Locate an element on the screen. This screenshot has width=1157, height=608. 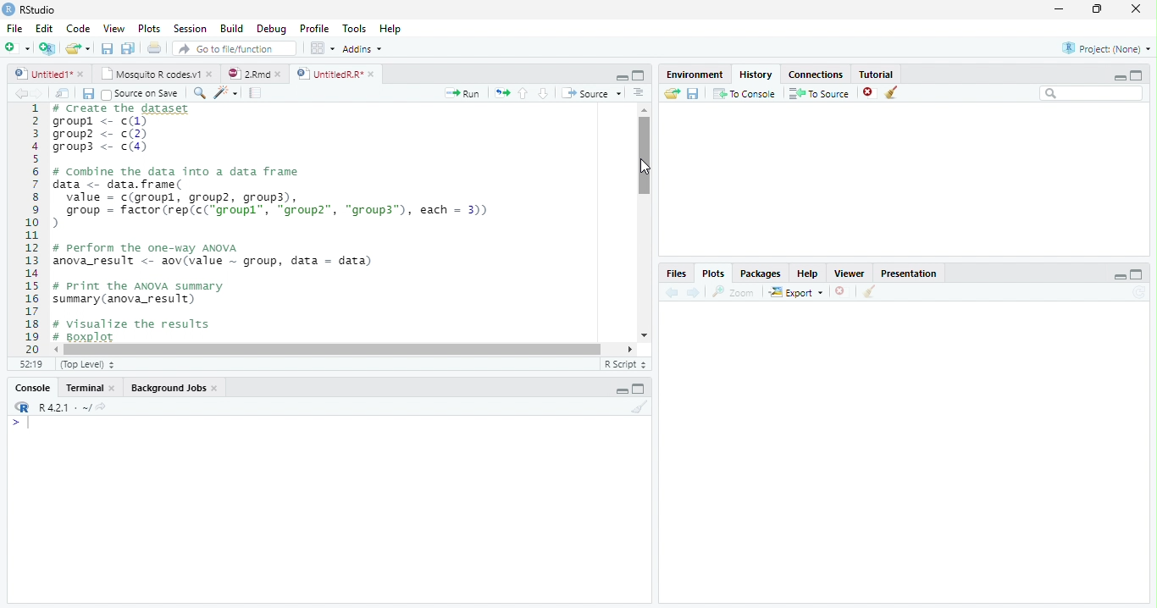
Back  is located at coordinates (22, 94).